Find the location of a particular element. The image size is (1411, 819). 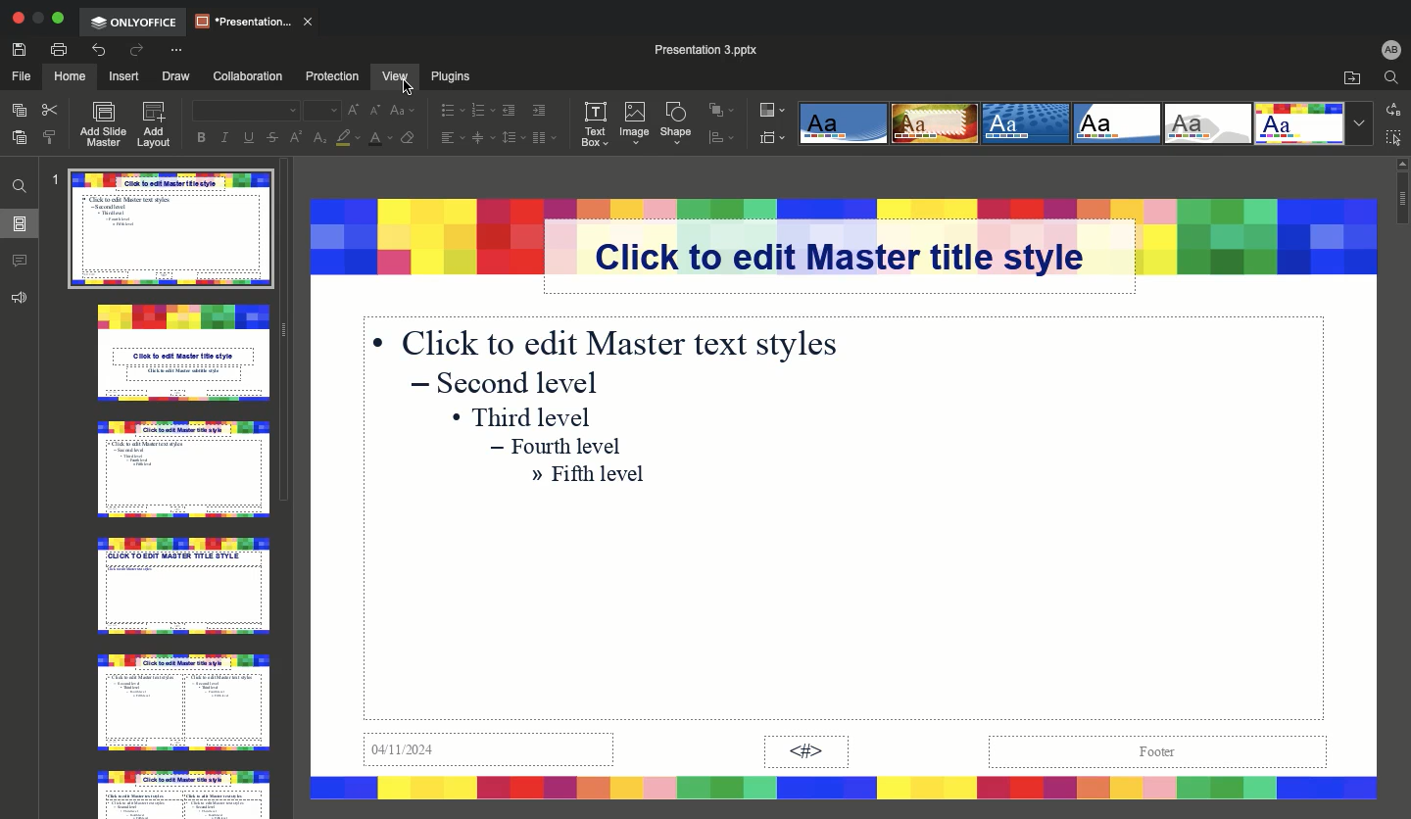

Layout master slide 4 is located at coordinates (183, 585).